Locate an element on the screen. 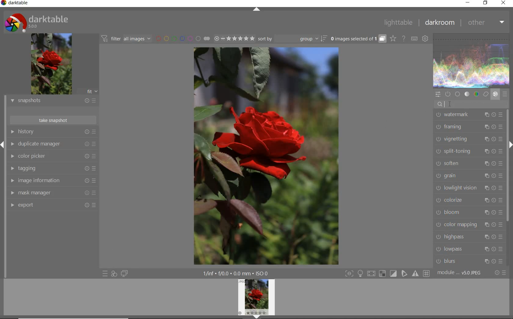  filter images by color labels is located at coordinates (182, 39).